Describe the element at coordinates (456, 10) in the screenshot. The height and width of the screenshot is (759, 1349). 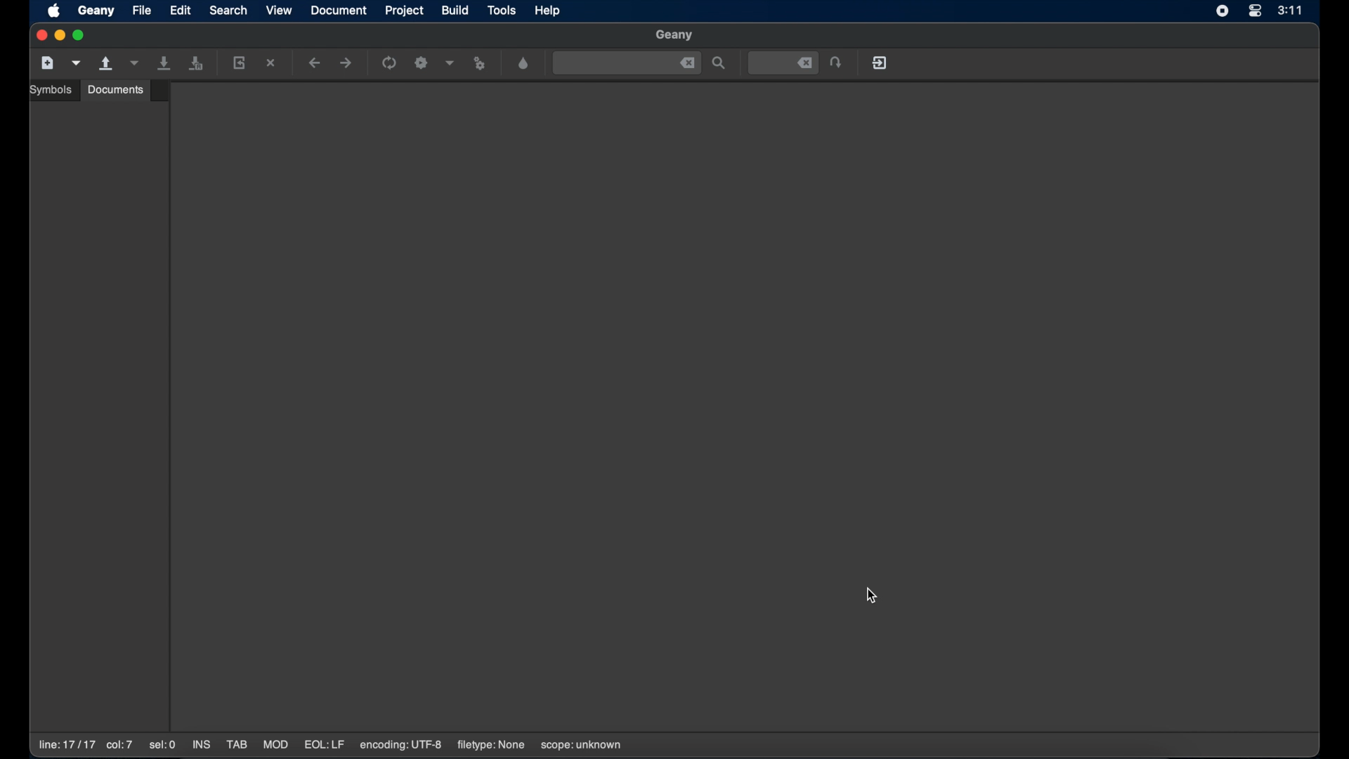
I see `build` at that location.